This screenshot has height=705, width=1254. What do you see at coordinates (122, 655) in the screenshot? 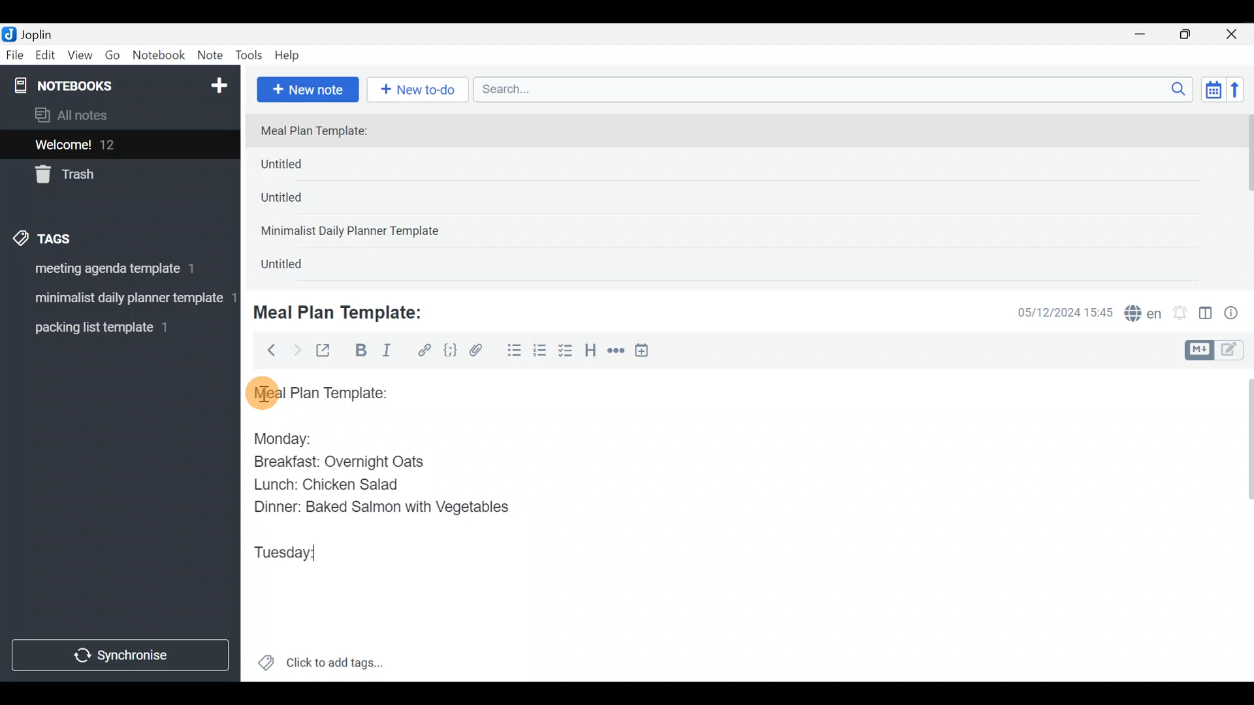
I see `Synchronize` at bounding box center [122, 655].